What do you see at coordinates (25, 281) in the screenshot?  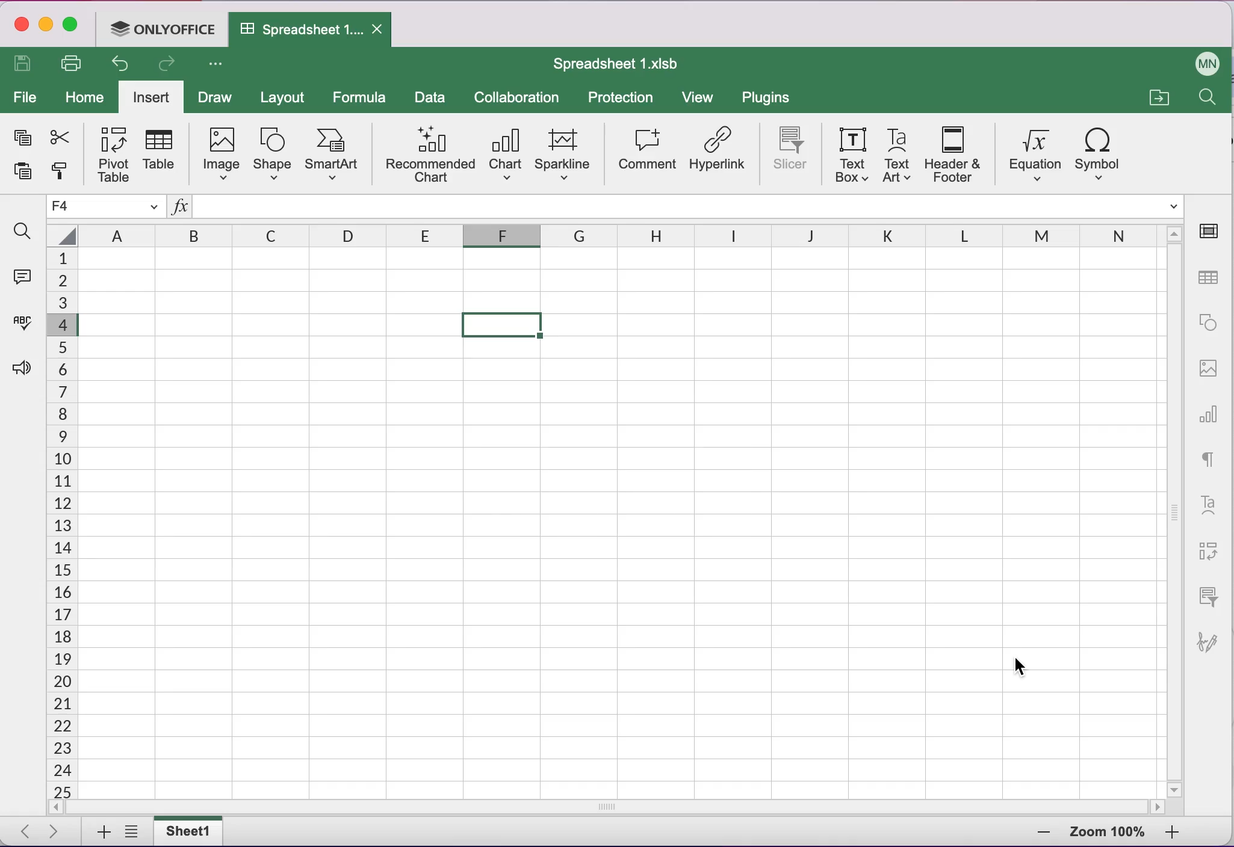 I see `comments` at bounding box center [25, 281].